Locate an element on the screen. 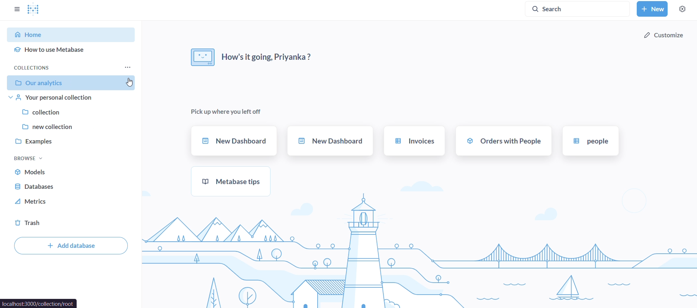 The image size is (697, 308). our analytics is located at coordinates (75, 83).